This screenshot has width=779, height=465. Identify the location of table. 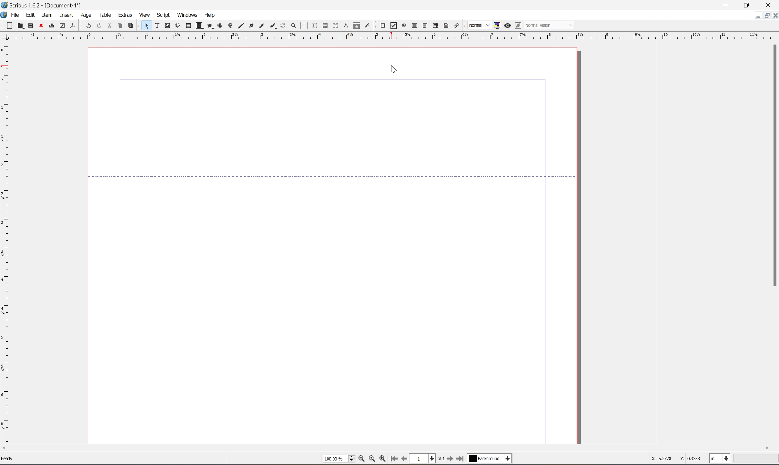
(188, 26).